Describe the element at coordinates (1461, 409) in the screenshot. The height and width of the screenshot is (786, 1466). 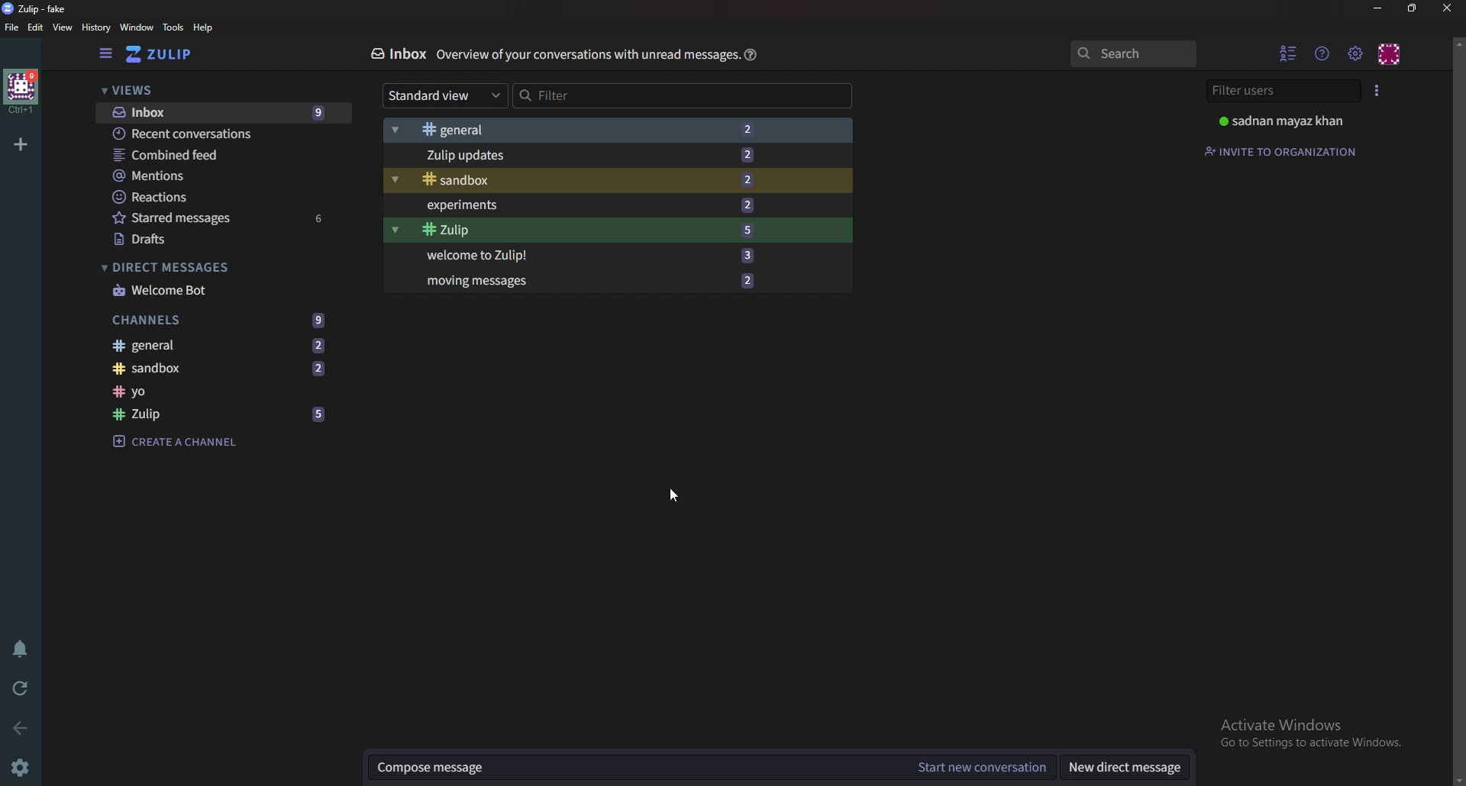
I see `Scroll bar` at that location.